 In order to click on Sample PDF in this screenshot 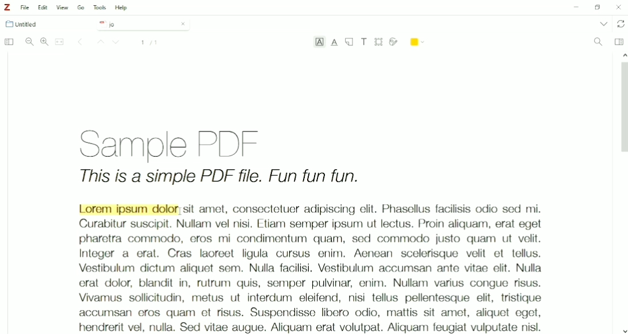, I will do `click(183, 142)`.